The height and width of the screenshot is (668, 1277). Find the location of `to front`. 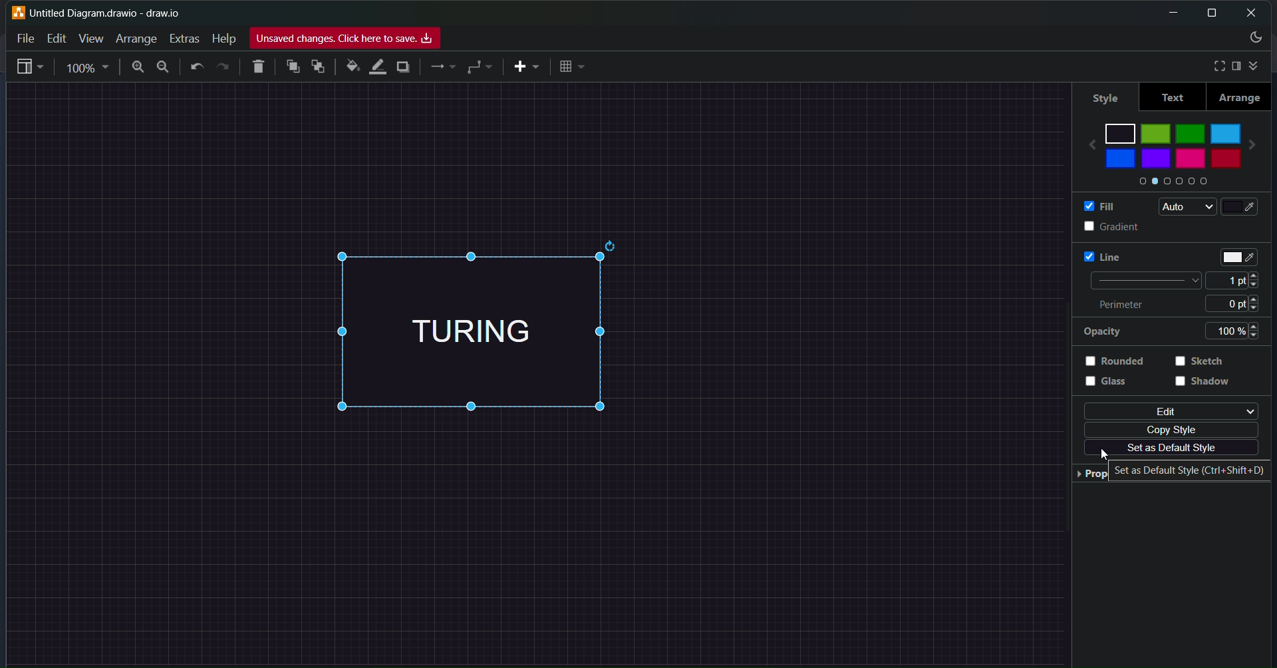

to front is located at coordinates (292, 66).